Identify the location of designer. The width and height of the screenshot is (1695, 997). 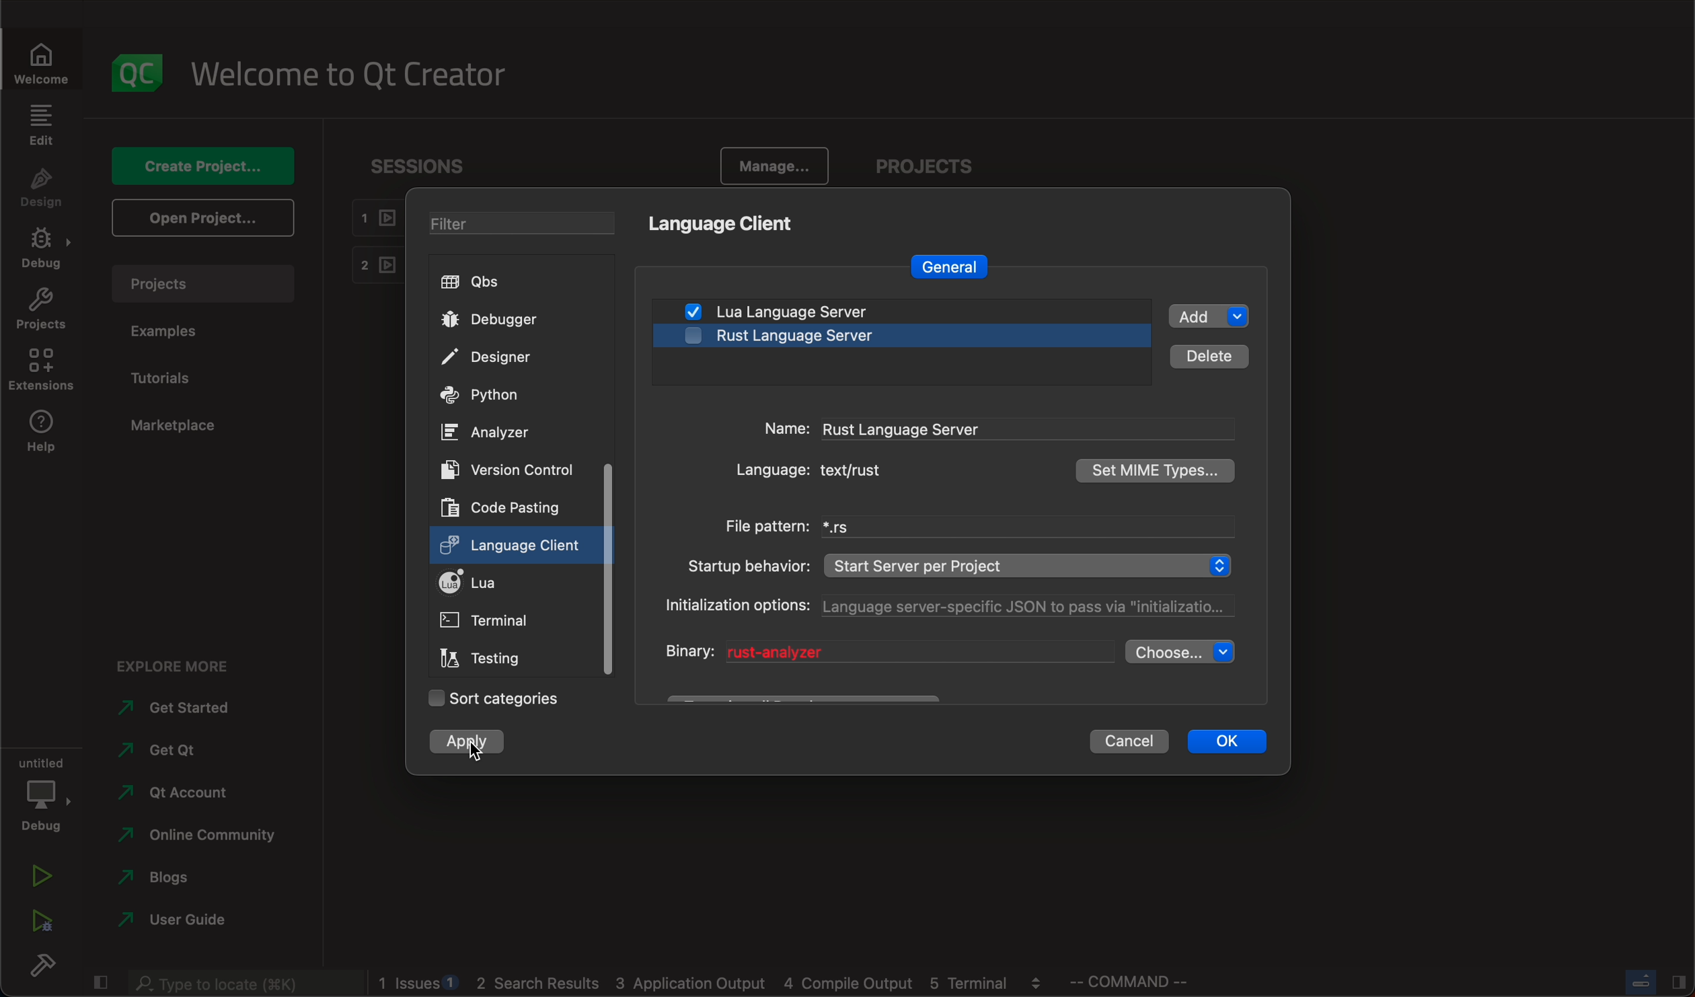
(493, 356).